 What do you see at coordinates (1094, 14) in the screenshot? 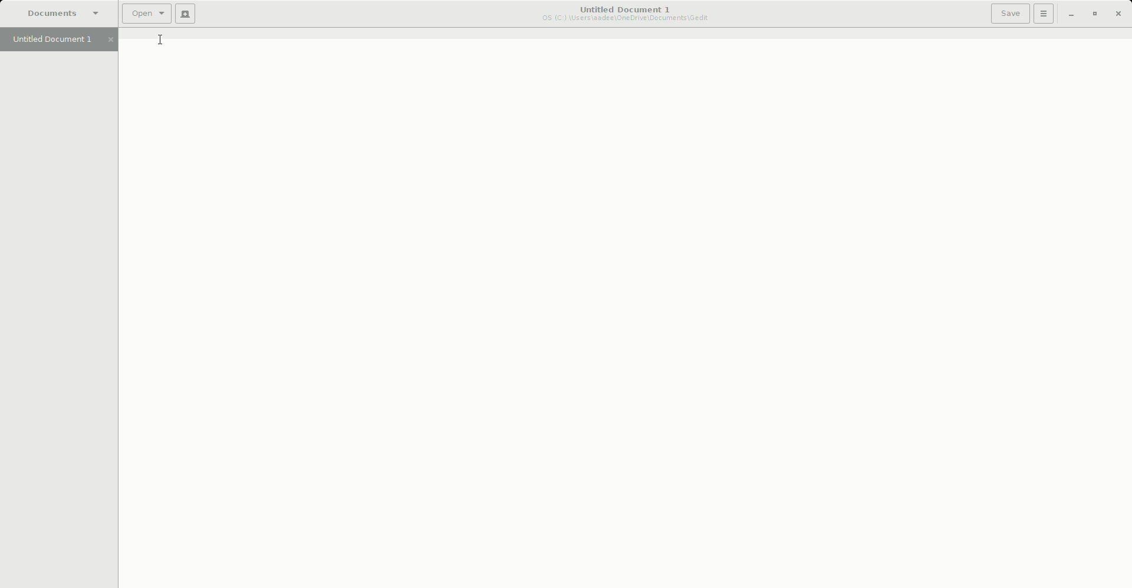
I see `Restore` at bounding box center [1094, 14].